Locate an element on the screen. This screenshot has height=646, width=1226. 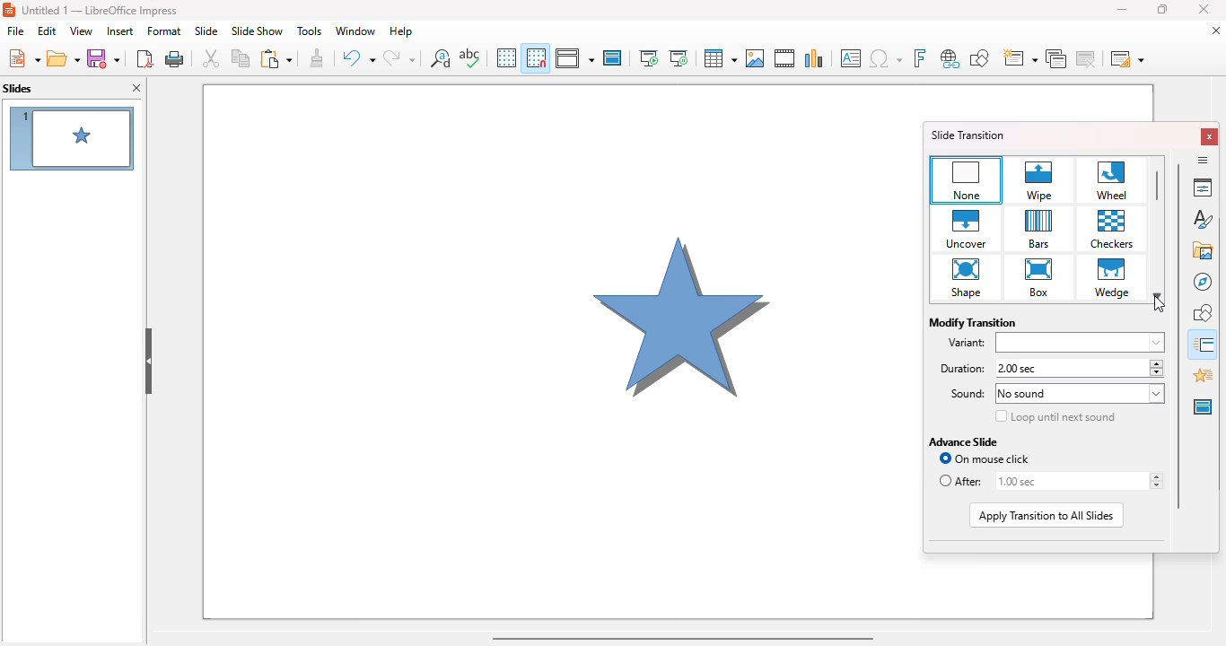
clone formatting is located at coordinates (318, 57).